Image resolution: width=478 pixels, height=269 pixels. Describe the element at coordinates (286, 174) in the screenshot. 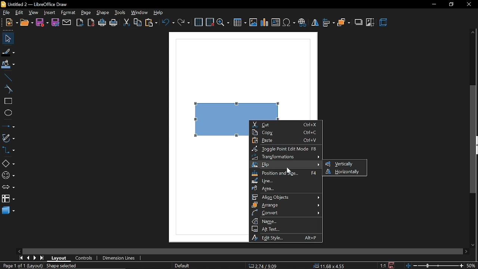

I see `position and size` at that location.